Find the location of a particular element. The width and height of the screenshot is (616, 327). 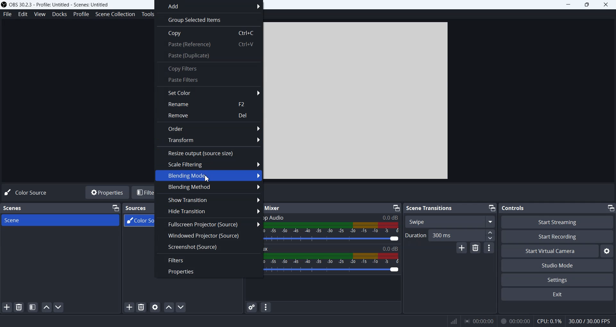

Sound Adjuster is located at coordinates (332, 239).